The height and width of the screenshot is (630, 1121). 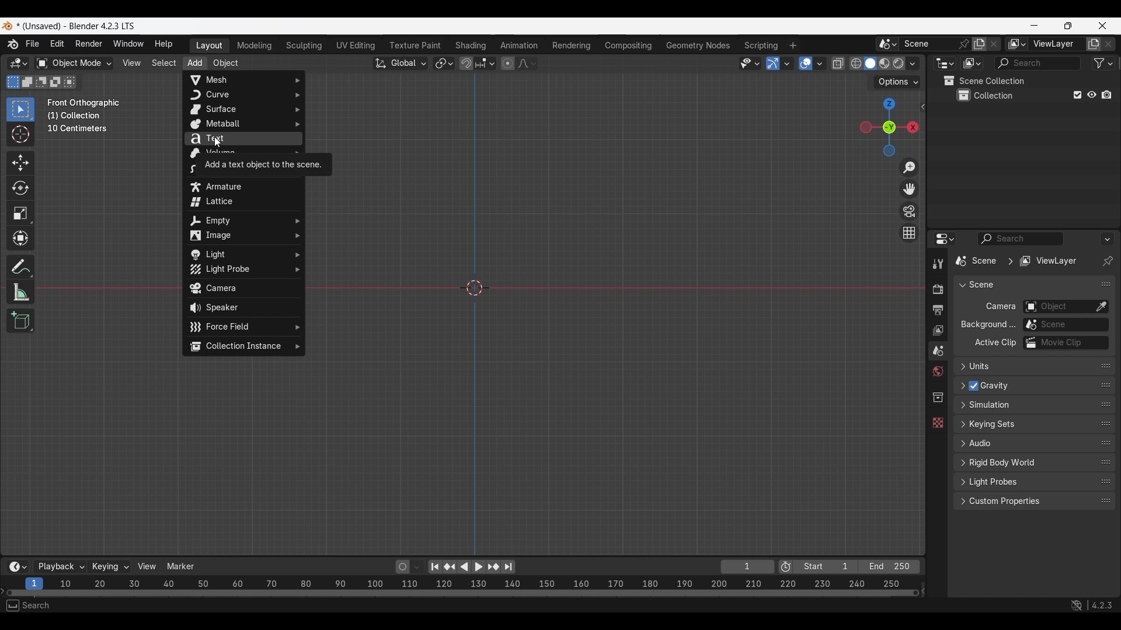 I want to click on Sculpting workspace, so click(x=305, y=45).